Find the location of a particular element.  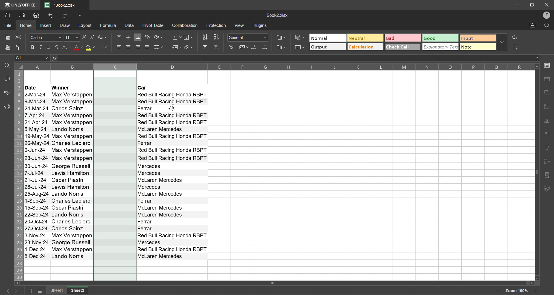

fill color is located at coordinates (91, 48).